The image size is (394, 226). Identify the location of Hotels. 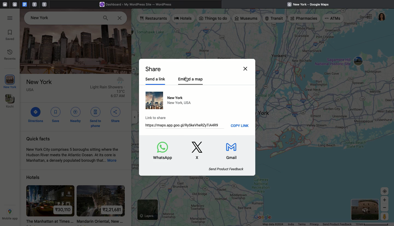
(47, 176).